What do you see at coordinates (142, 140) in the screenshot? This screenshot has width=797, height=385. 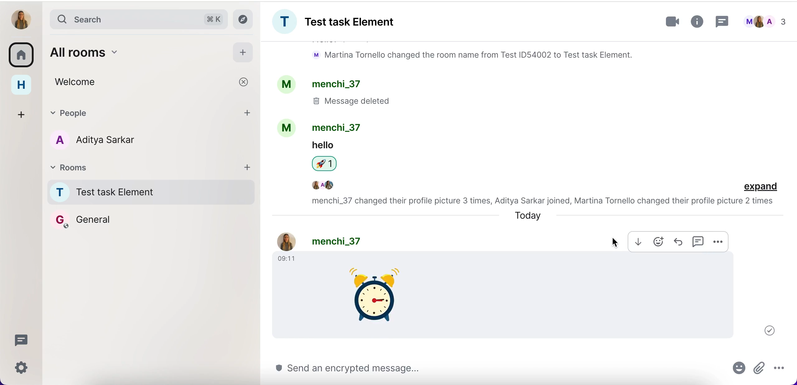 I see `chat member` at bounding box center [142, 140].